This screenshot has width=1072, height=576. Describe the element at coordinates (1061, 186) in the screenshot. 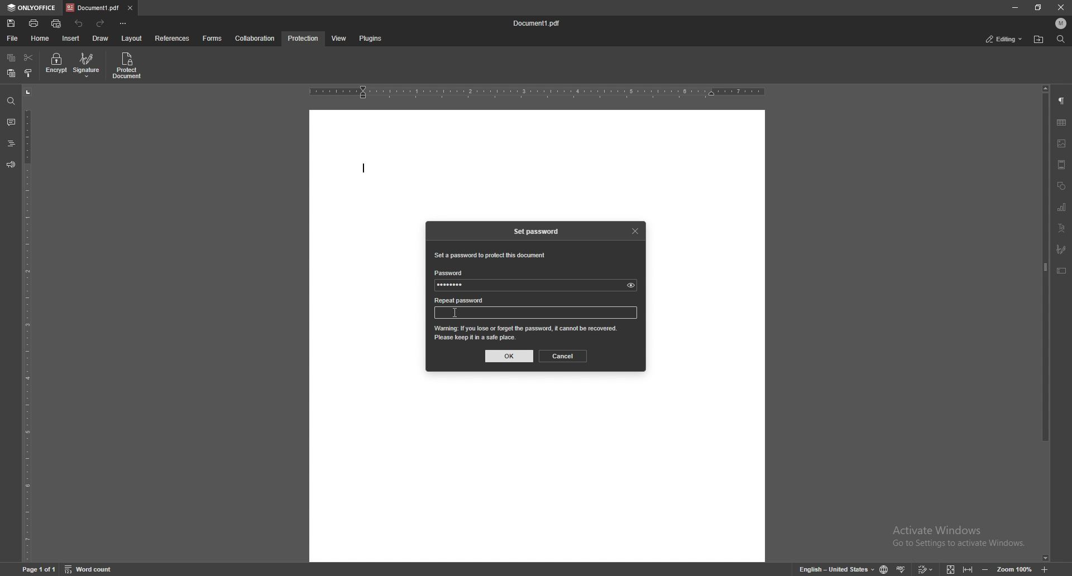

I see `shapes` at that location.